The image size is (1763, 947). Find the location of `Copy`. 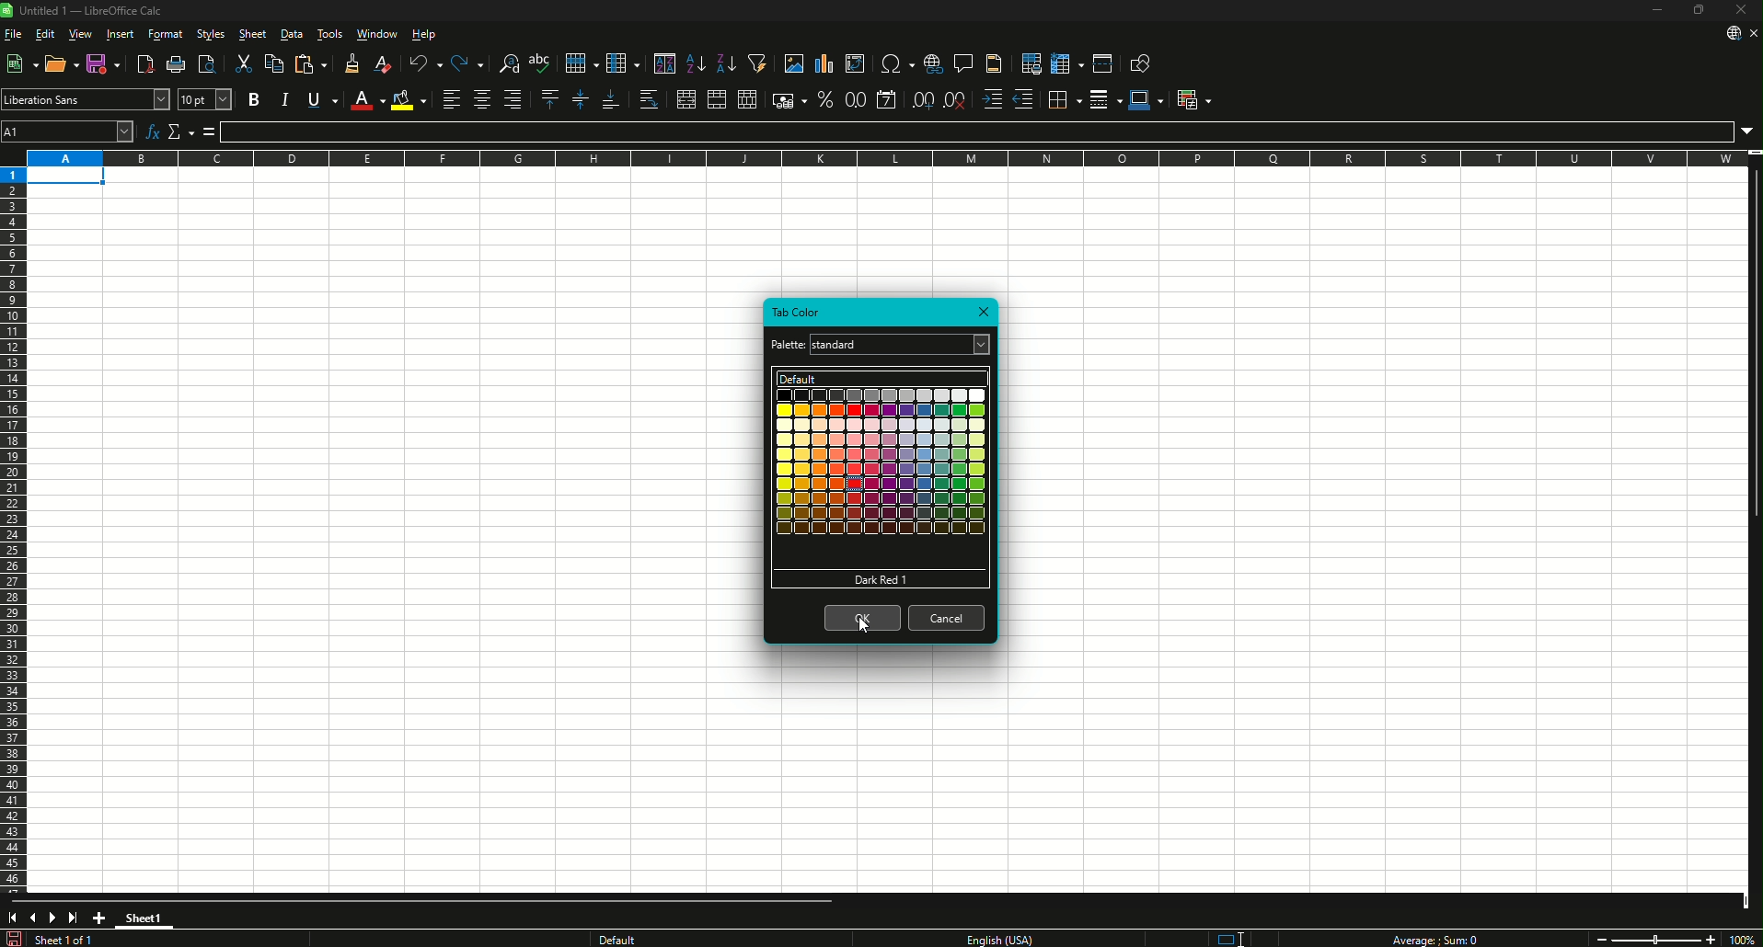

Copy is located at coordinates (273, 63).